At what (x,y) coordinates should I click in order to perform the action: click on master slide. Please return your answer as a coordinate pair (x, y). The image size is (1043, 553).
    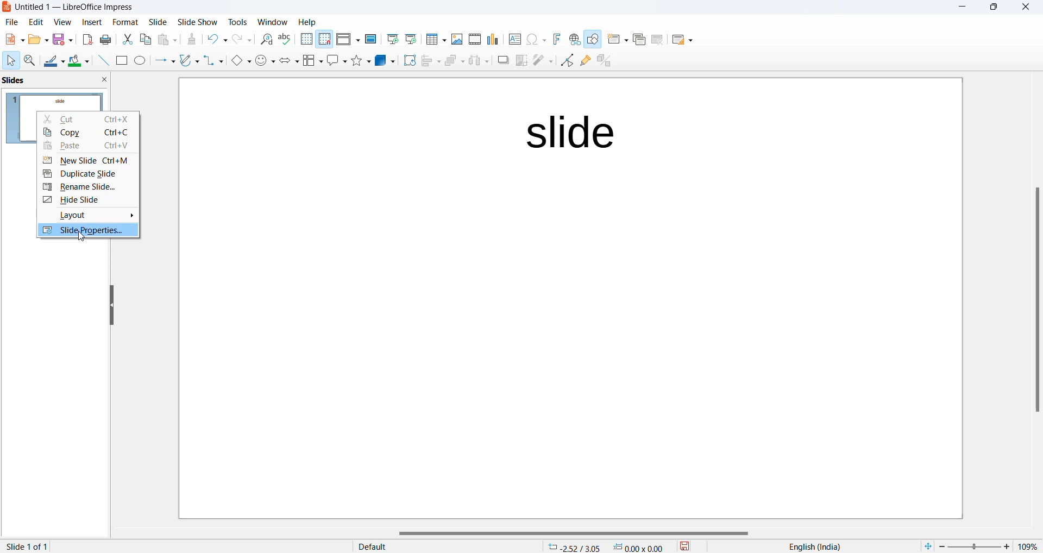
    Looking at the image, I should click on (370, 39).